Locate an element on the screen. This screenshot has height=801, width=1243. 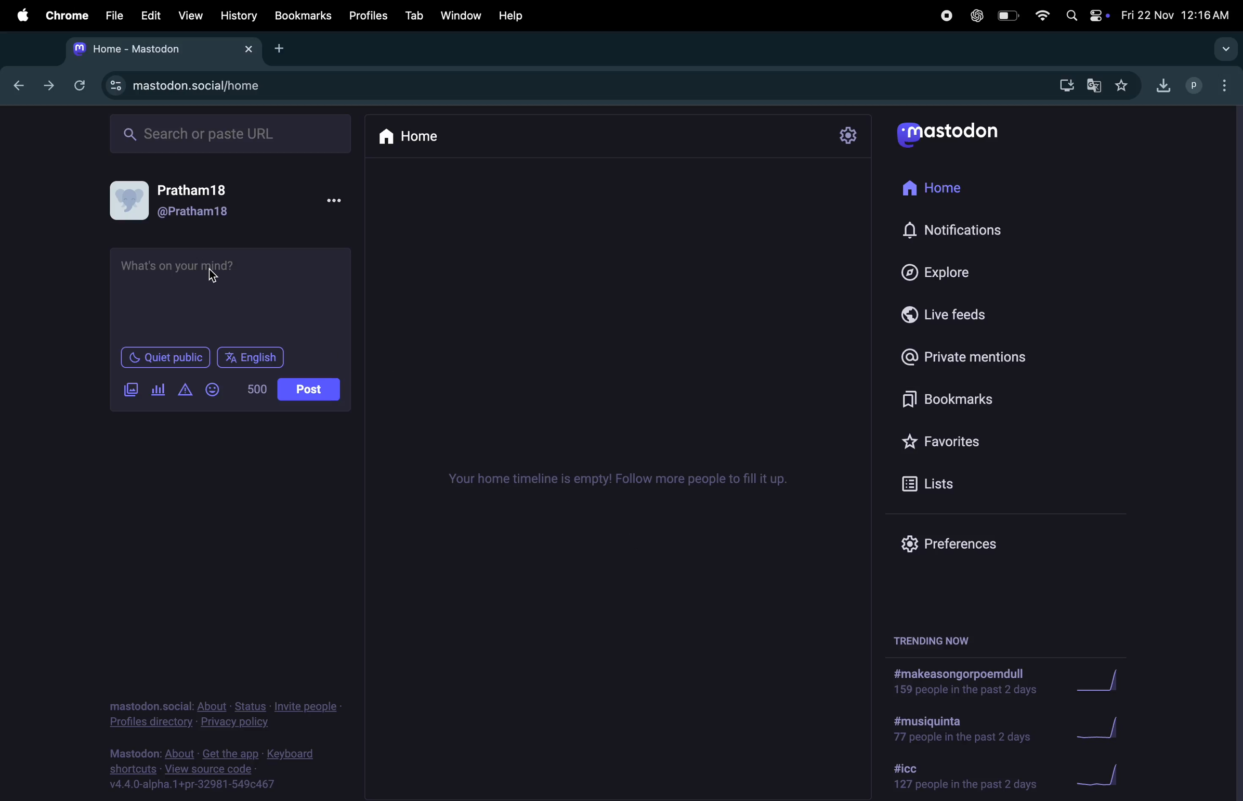
500 lines is located at coordinates (254, 389).